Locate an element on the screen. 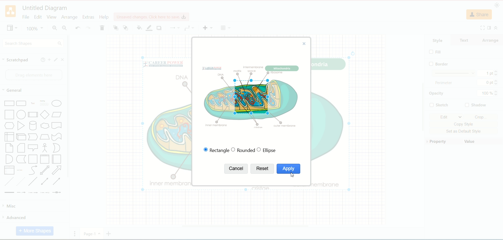 The width and height of the screenshot is (503, 240). edit is located at coordinates (56, 60).